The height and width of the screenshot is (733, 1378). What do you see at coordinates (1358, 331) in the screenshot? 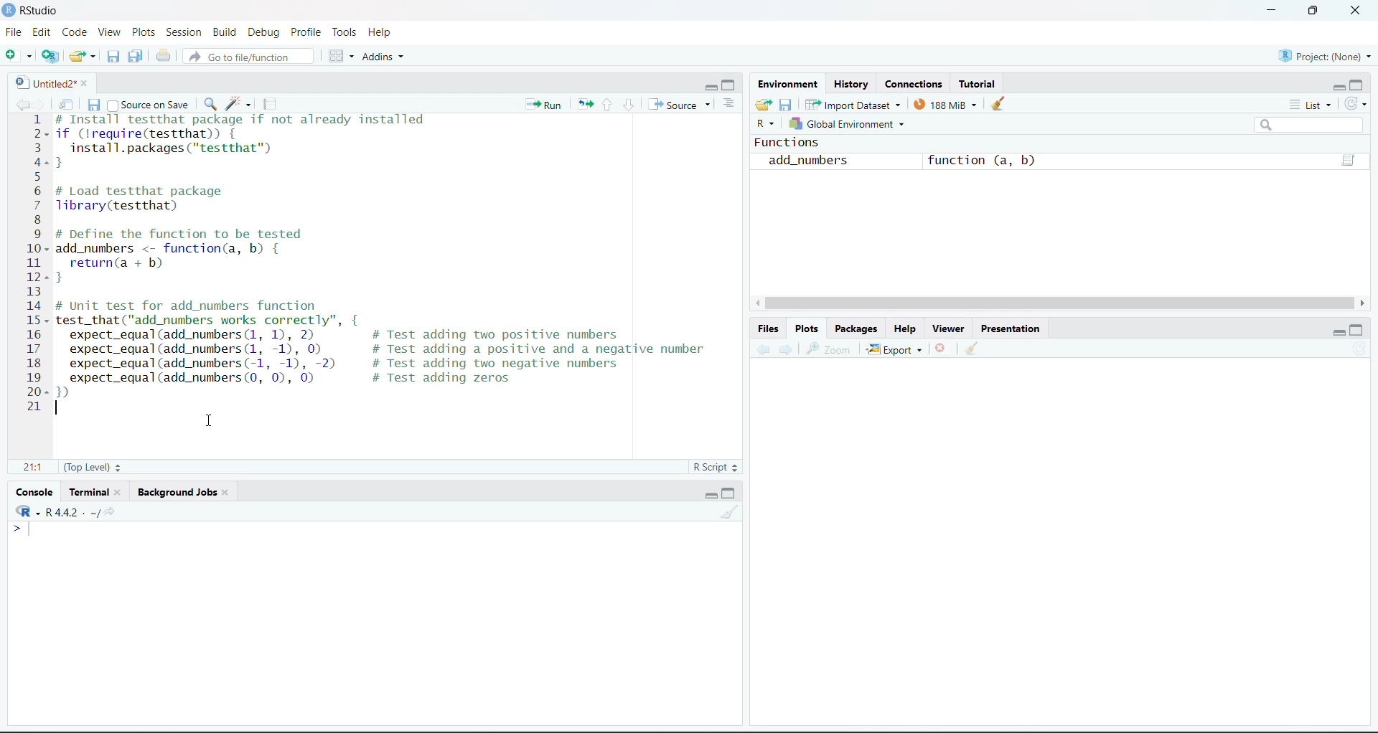
I see `maximize` at bounding box center [1358, 331].